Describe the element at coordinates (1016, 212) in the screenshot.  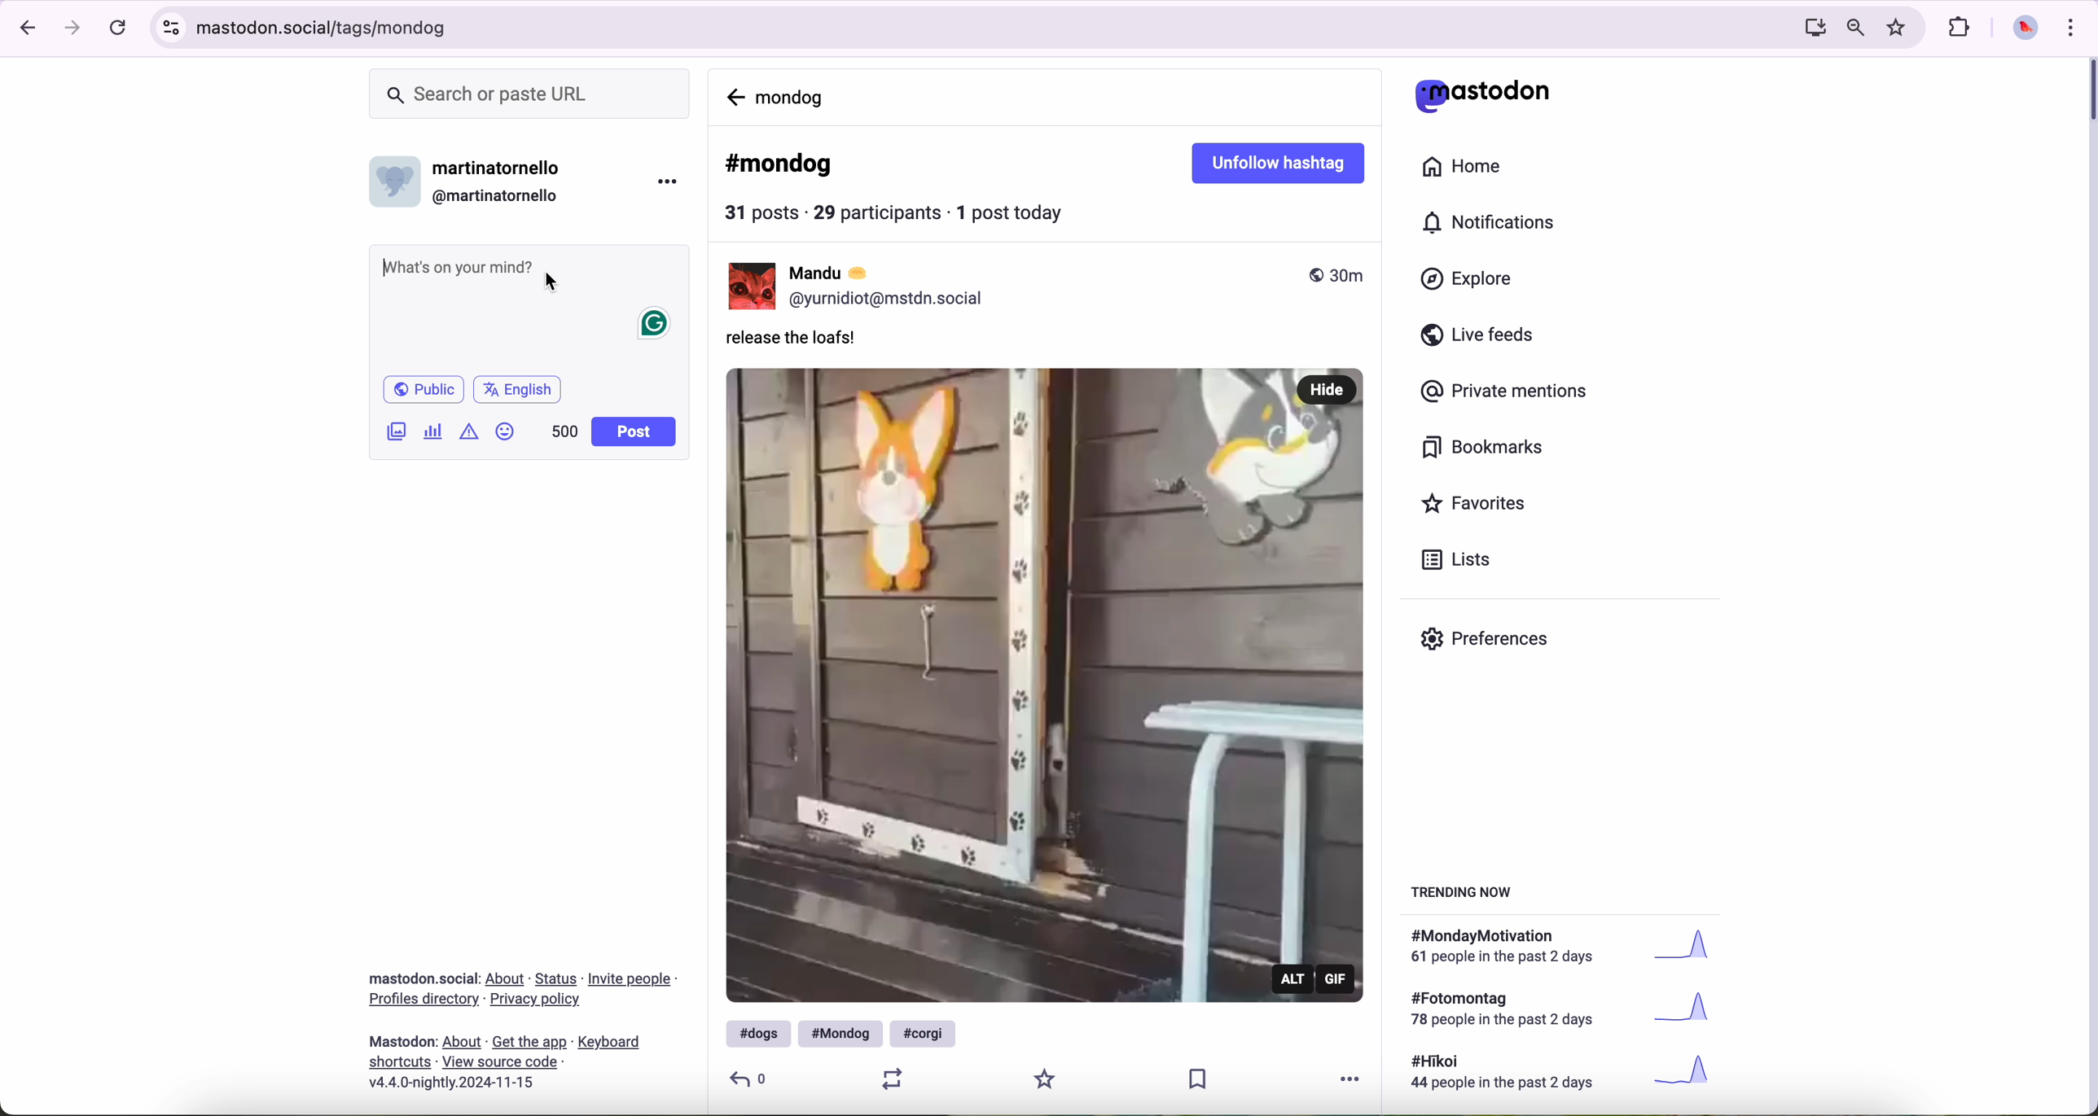
I see `1 post today` at that location.